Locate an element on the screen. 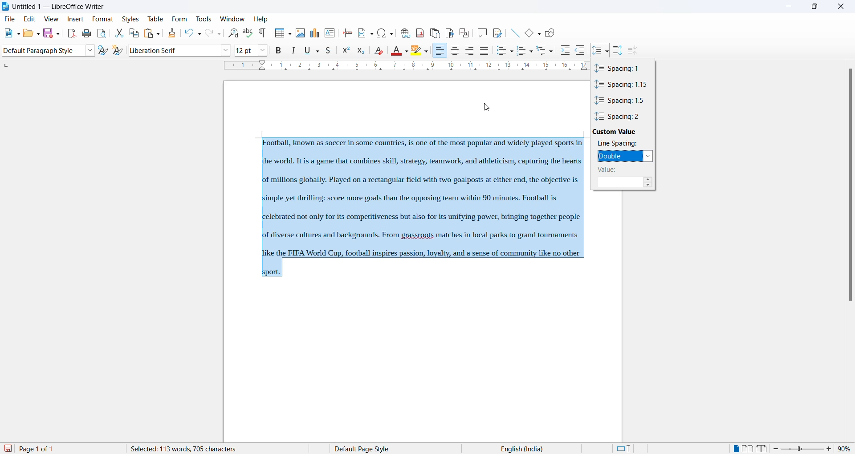 The width and height of the screenshot is (855, 454). open file is located at coordinates (26, 34).